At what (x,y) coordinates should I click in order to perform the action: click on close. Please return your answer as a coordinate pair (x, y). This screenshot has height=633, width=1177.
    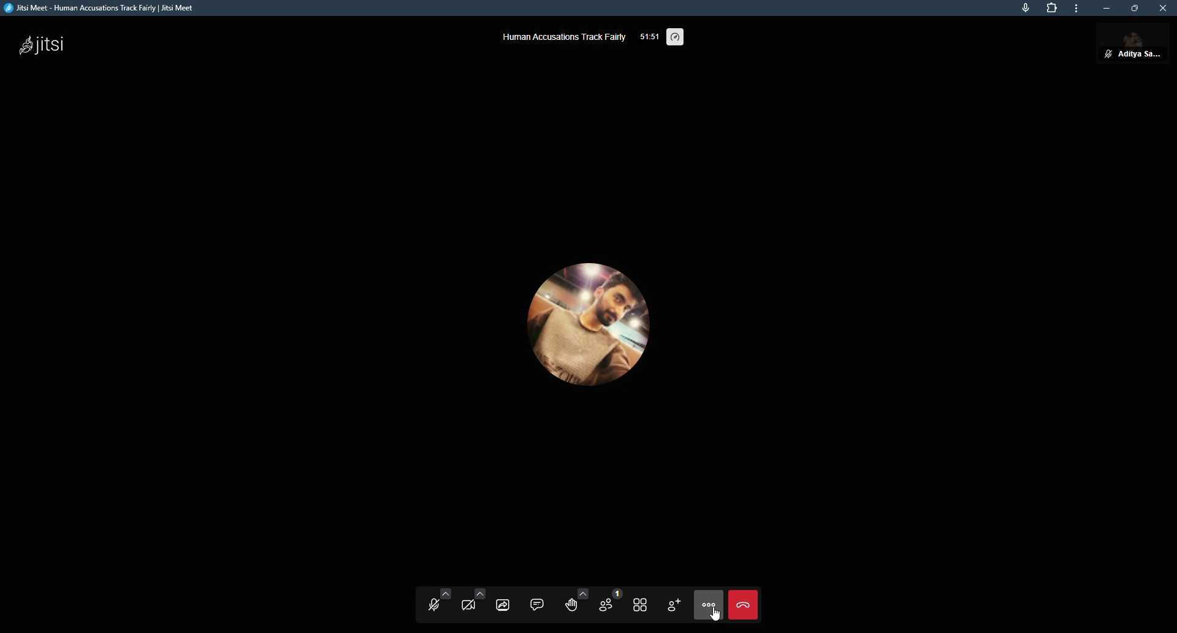
    Looking at the image, I should click on (1164, 8).